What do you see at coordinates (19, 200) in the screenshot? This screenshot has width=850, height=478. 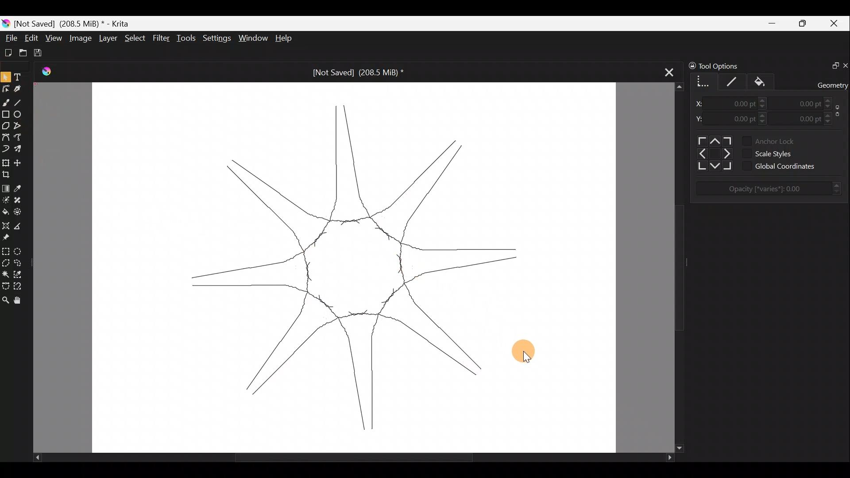 I see `Smart patch tool` at bounding box center [19, 200].